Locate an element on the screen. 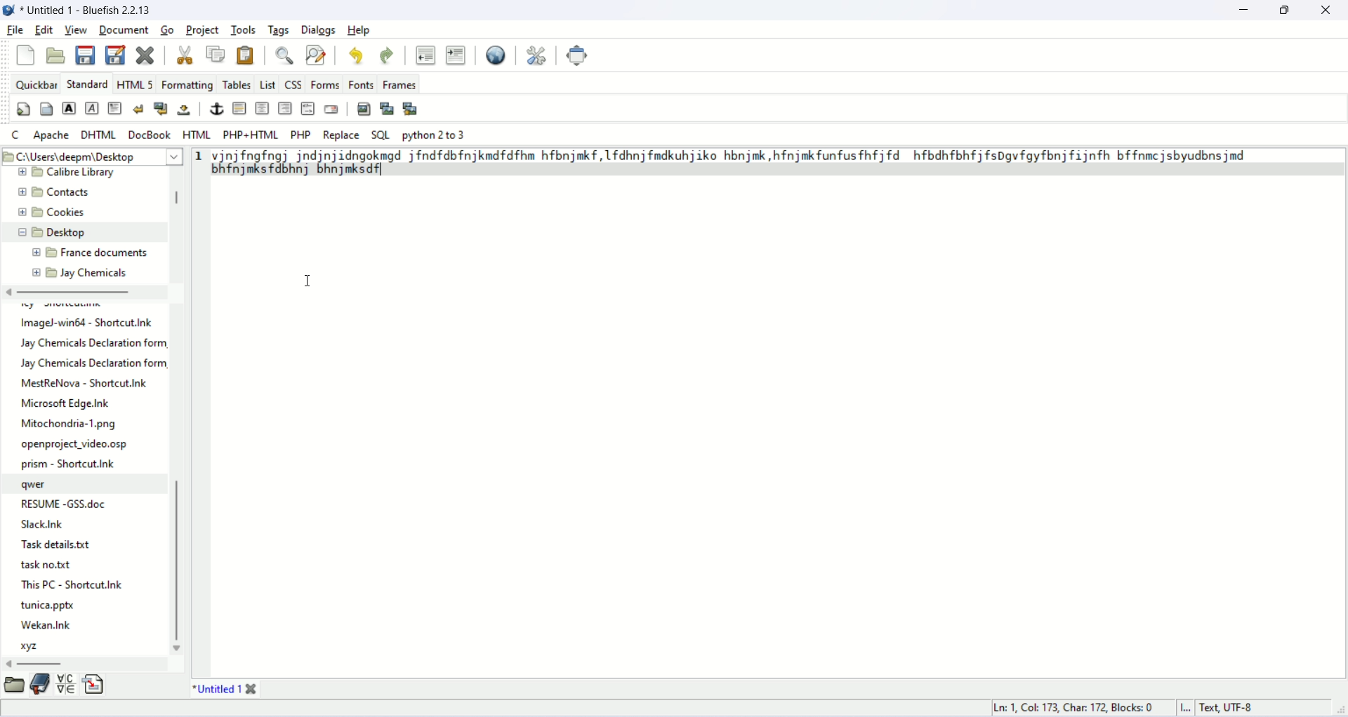 This screenshot has width=1348, height=717. cut is located at coordinates (183, 54).